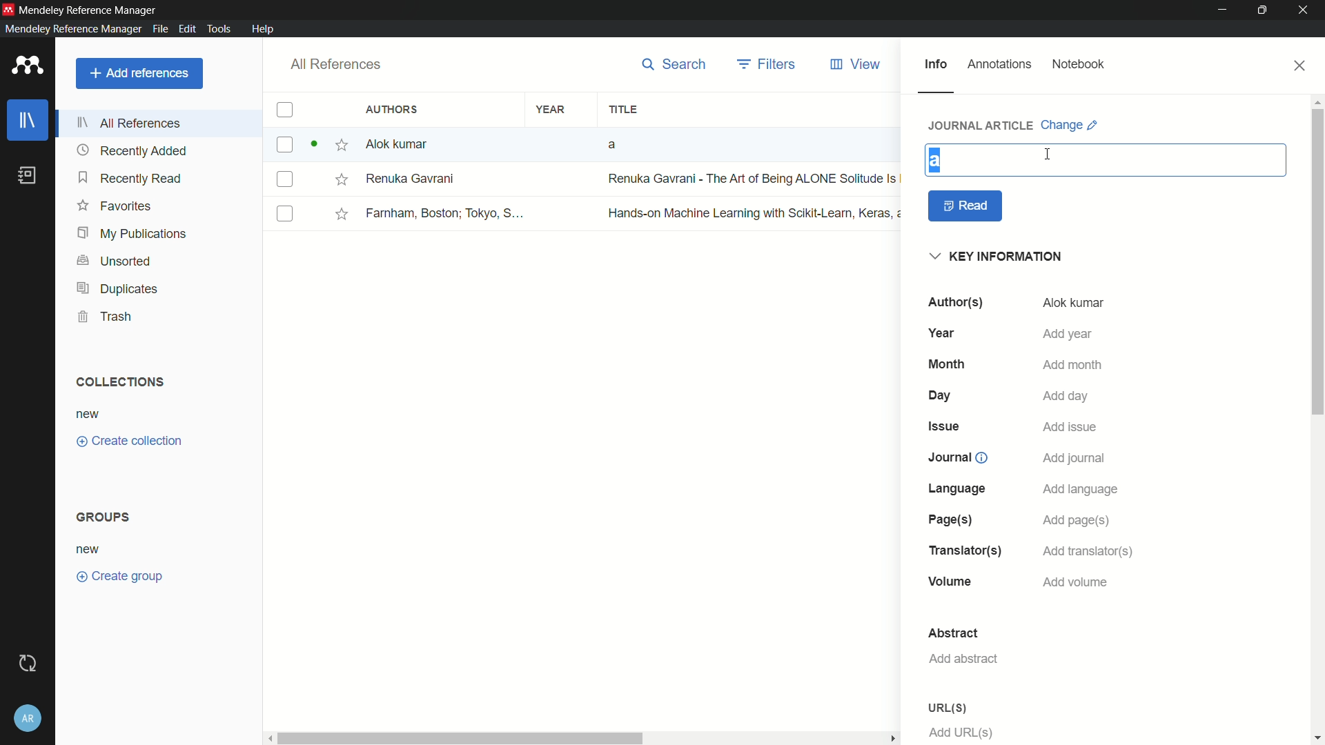 The width and height of the screenshot is (1325, 745). Describe the element at coordinates (1067, 396) in the screenshot. I see `add day` at that location.